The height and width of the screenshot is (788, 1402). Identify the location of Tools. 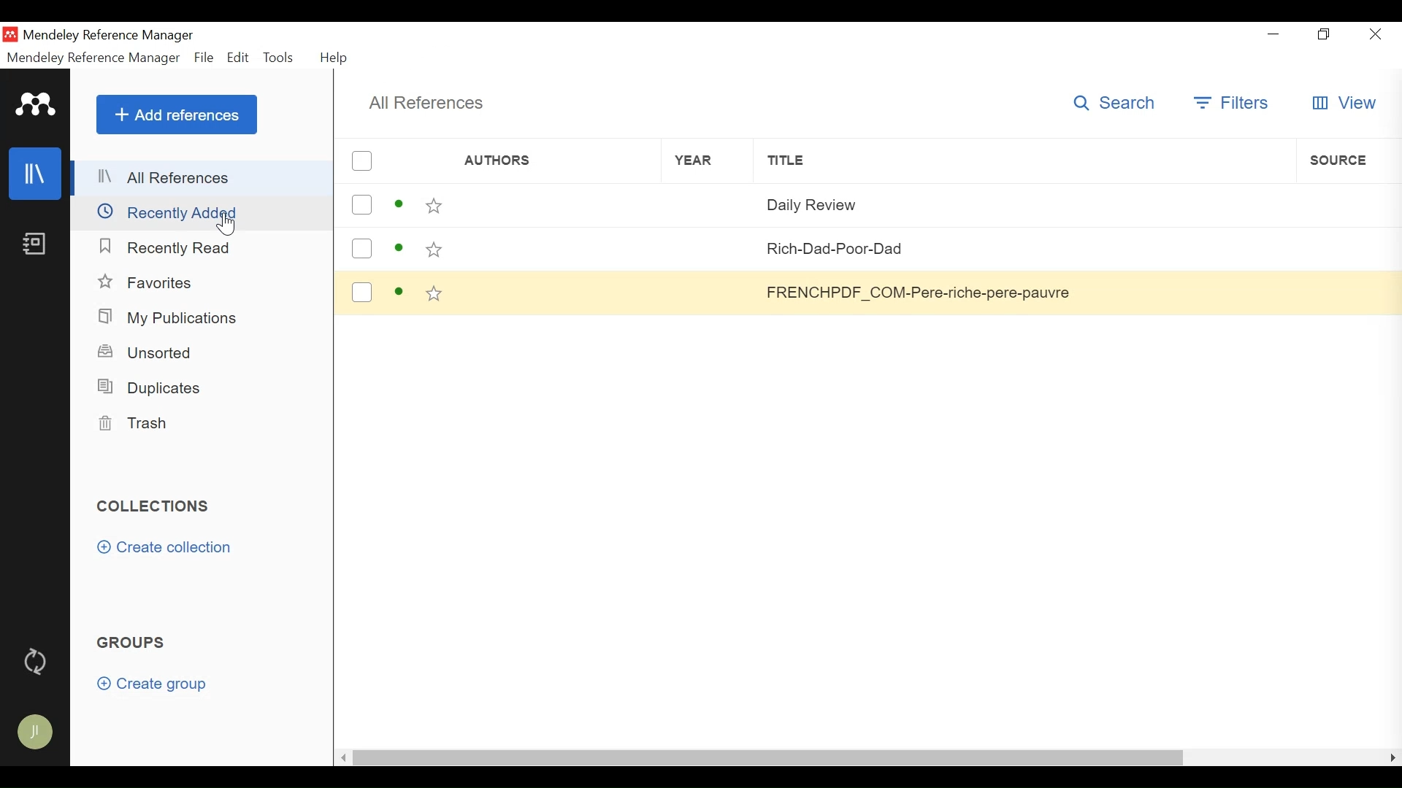
(279, 58).